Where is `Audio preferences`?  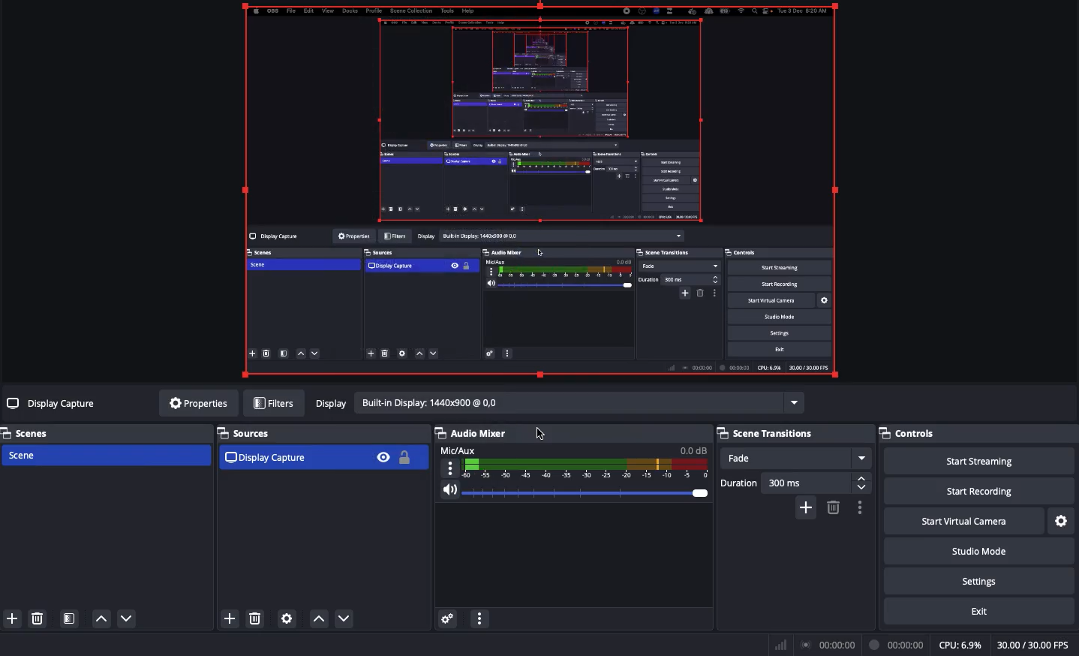 Audio preferences is located at coordinates (450, 619).